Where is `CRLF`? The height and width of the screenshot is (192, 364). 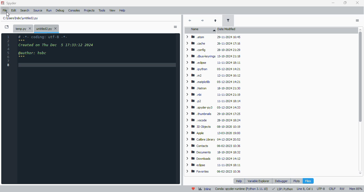
CRLF is located at coordinates (332, 189).